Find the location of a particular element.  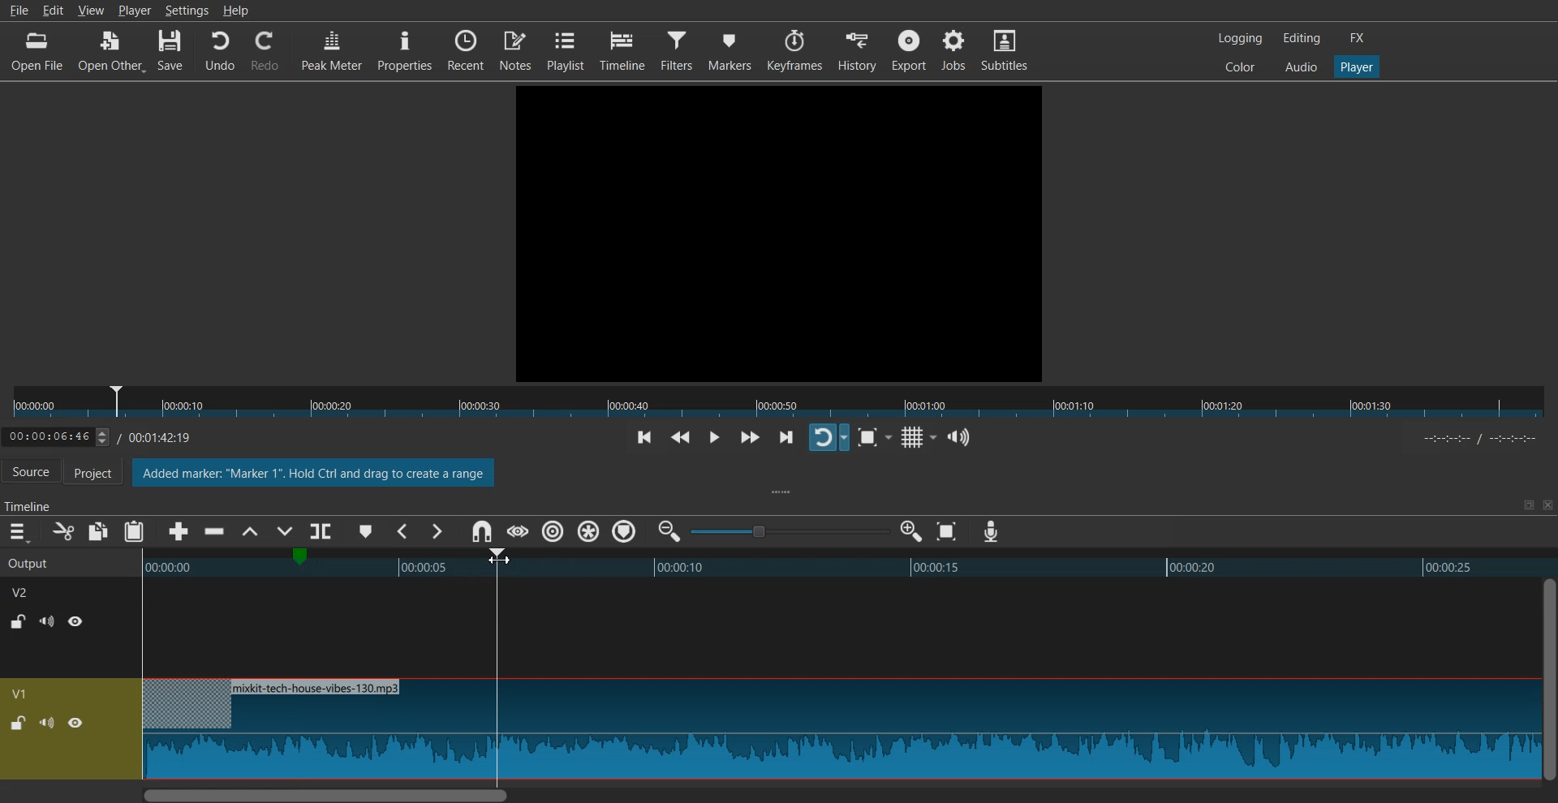

Lift is located at coordinates (249, 532).